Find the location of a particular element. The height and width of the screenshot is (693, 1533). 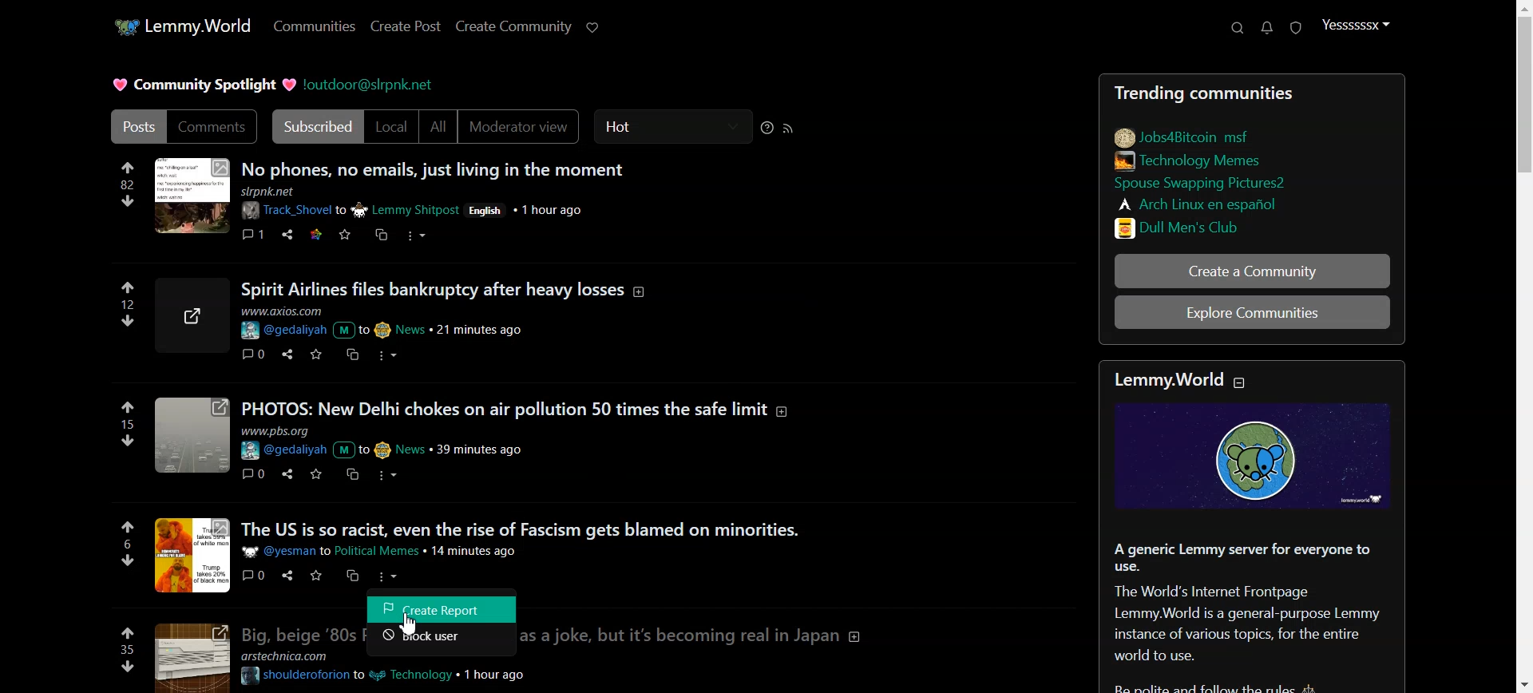

All is located at coordinates (438, 127).